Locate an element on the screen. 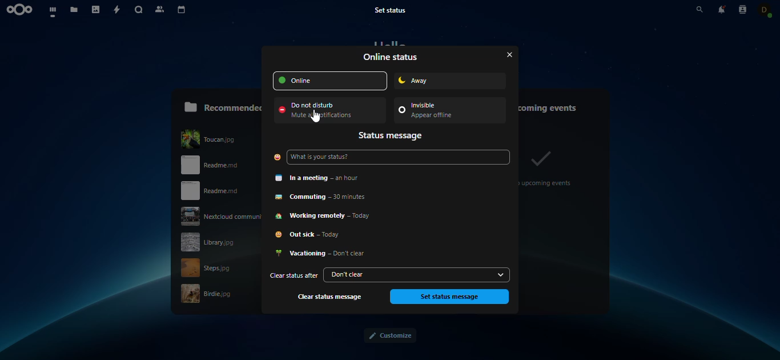  status message is located at coordinates (392, 136).